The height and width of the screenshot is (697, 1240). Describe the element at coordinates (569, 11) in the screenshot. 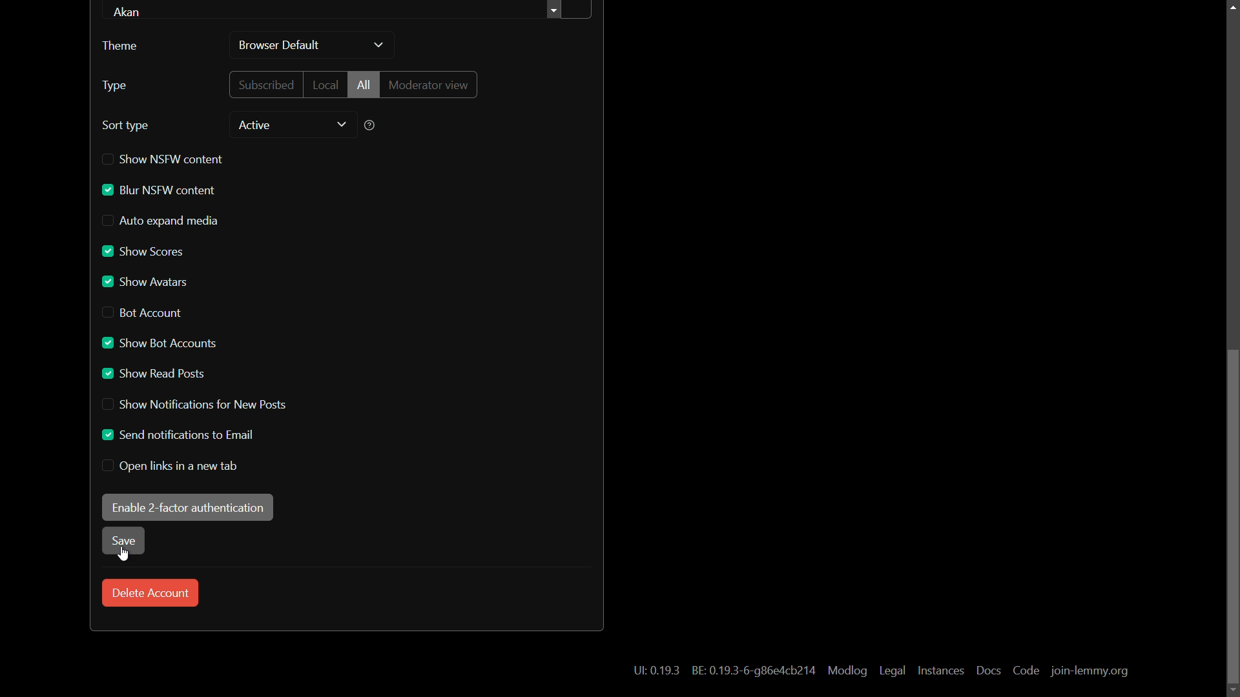

I see `menu` at that location.